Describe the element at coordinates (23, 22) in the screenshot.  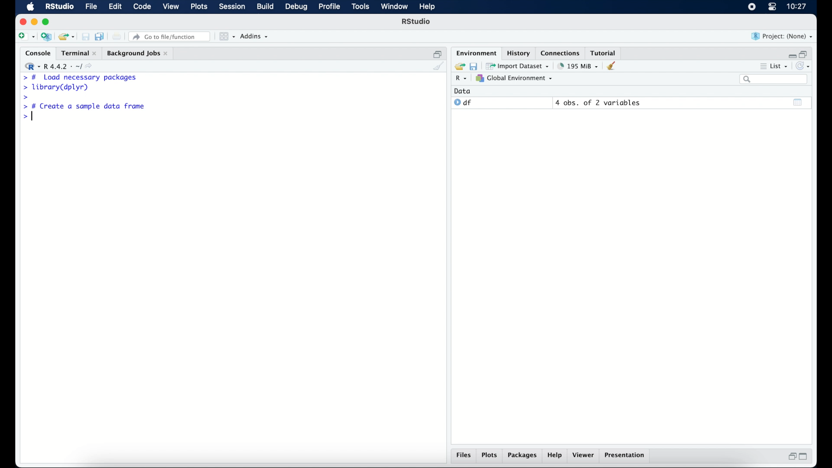
I see `close` at that location.